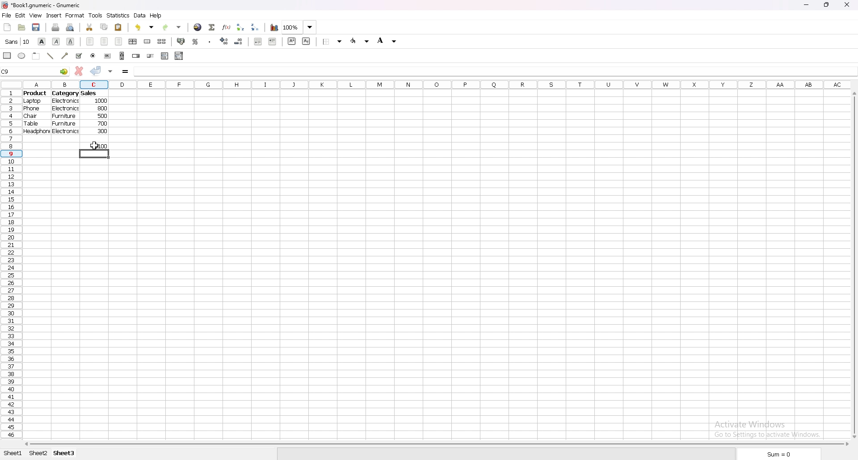 This screenshot has width=858, height=460. Describe the element at coordinates (779, 455) in the screenshot. I see `sum=0` at that location.